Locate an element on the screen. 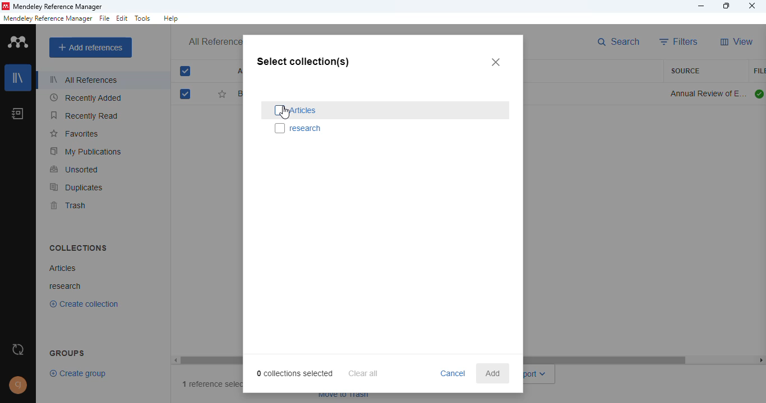 This screenshot has height=403, width=766. source is located at coordinates (685, 71).